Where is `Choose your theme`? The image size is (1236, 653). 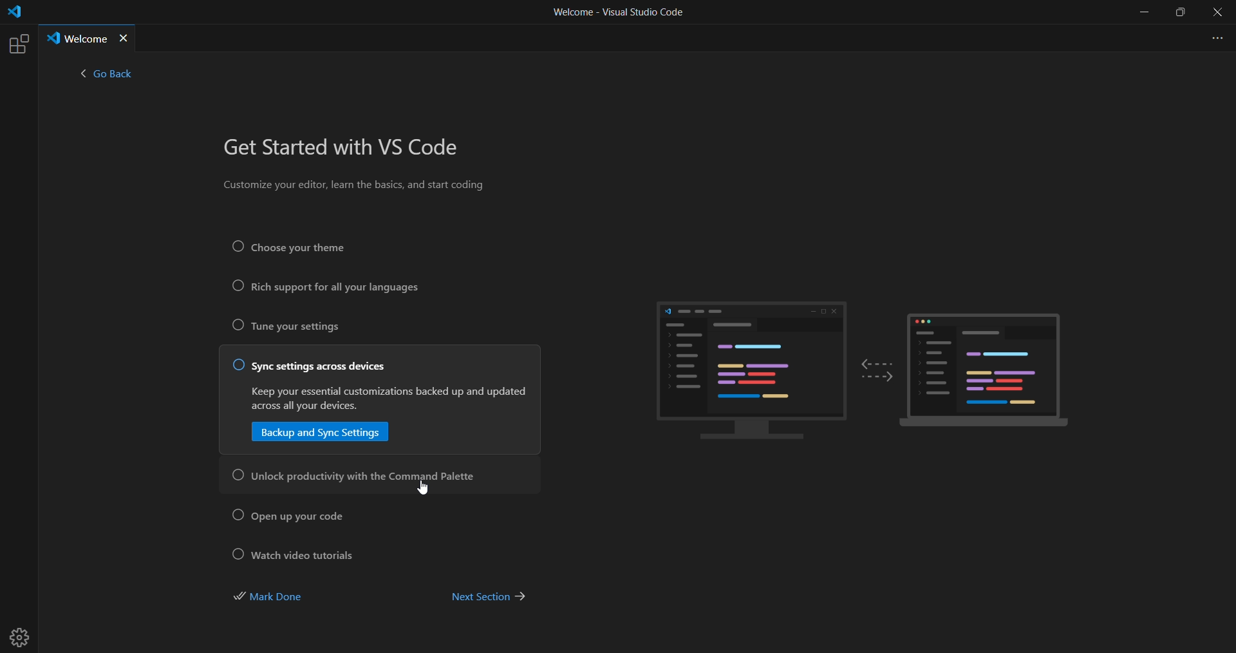
Choose your theme is located at coordinates (306, 247).